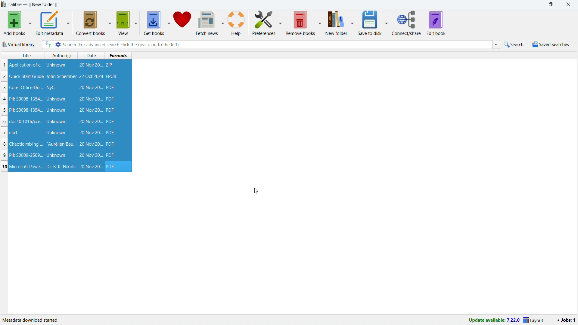 Image resolution: width=578 pixels, height=325 pixels. Describe the element at coordinates (56, 133) in the screenshot. I see `Unknown` at that location.